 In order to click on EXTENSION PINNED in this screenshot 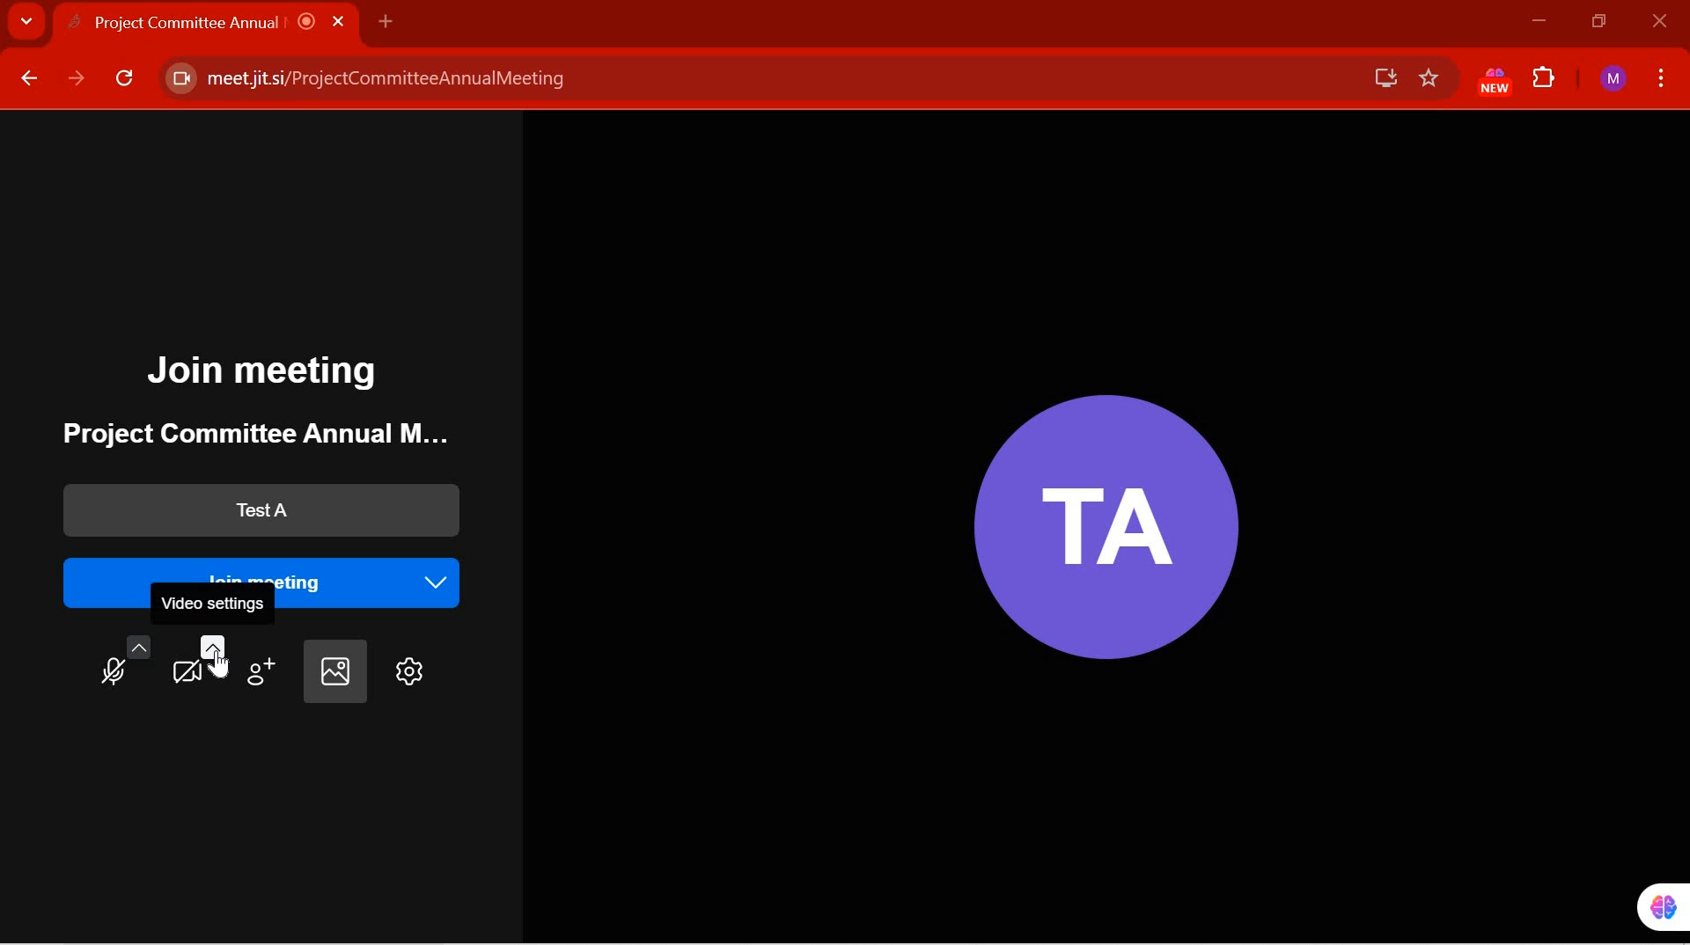, I will do `click(1489, 82)`.